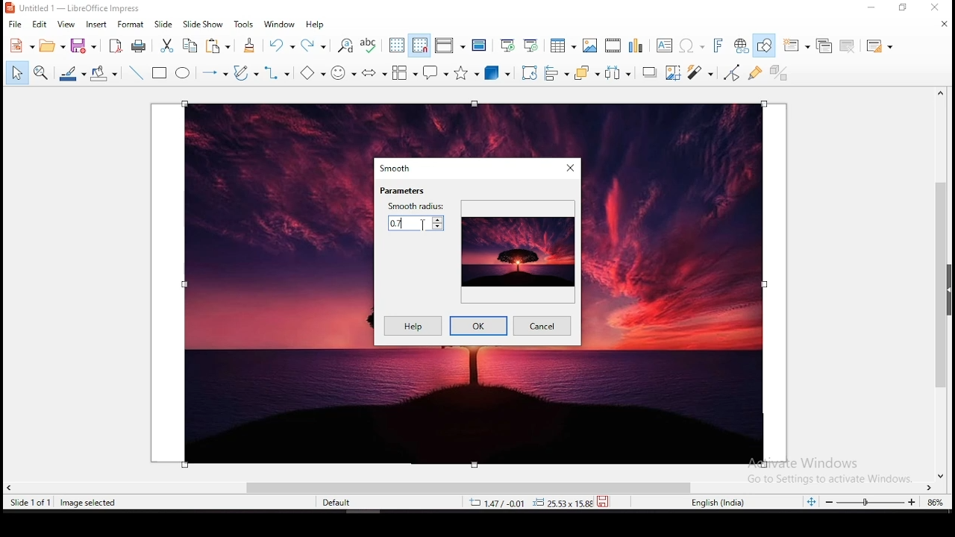  What do you see at coordinates (243, 24) in the screenshot?
I see `tools` at bounding box center [243, 24].